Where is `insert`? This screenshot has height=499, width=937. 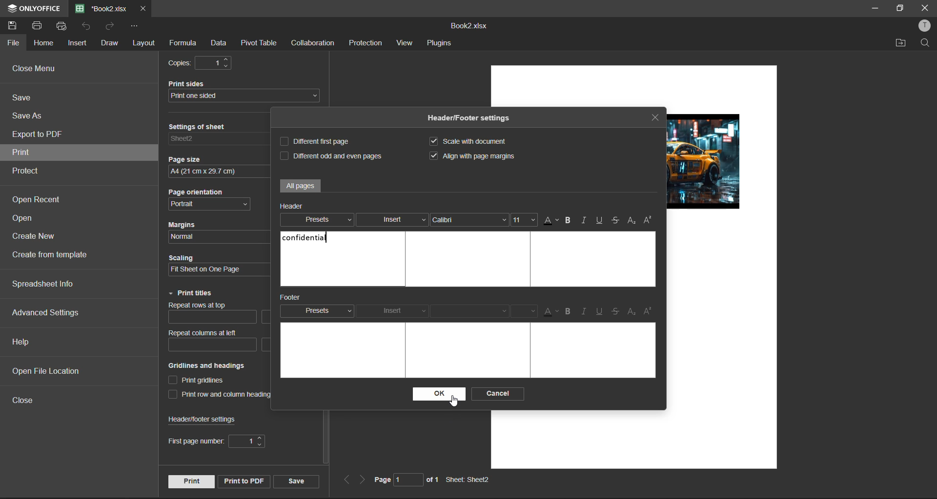 insert is located at coordinates (79, 43).